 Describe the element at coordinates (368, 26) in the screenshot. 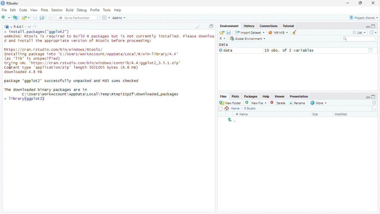

I see `minimize` at that location.